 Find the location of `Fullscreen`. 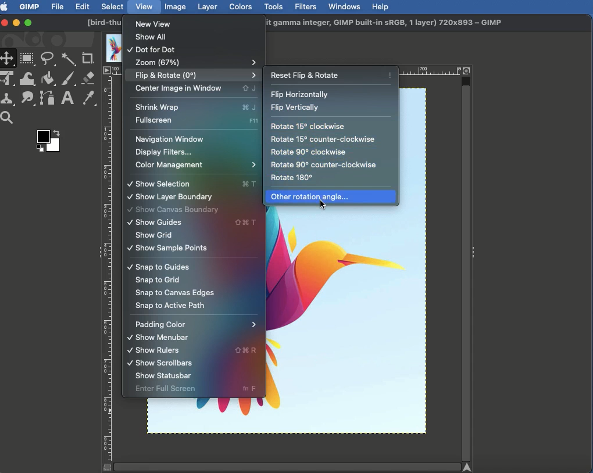

Fullscreen is located at coordinates (180, 121).